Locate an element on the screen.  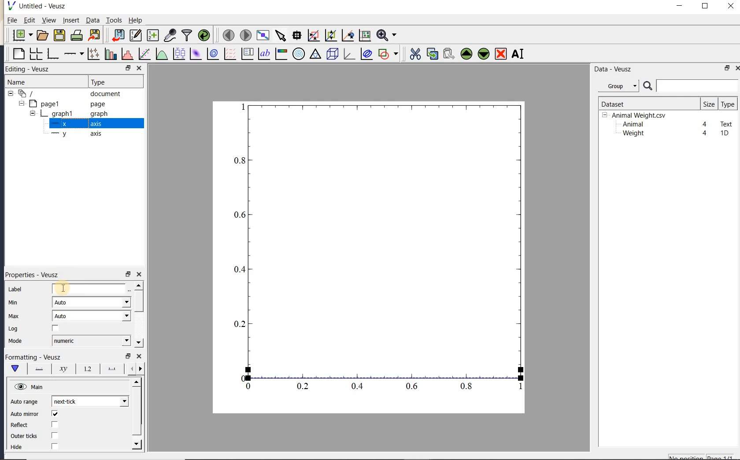
check/uncheck is located at coordinates (55, 414).